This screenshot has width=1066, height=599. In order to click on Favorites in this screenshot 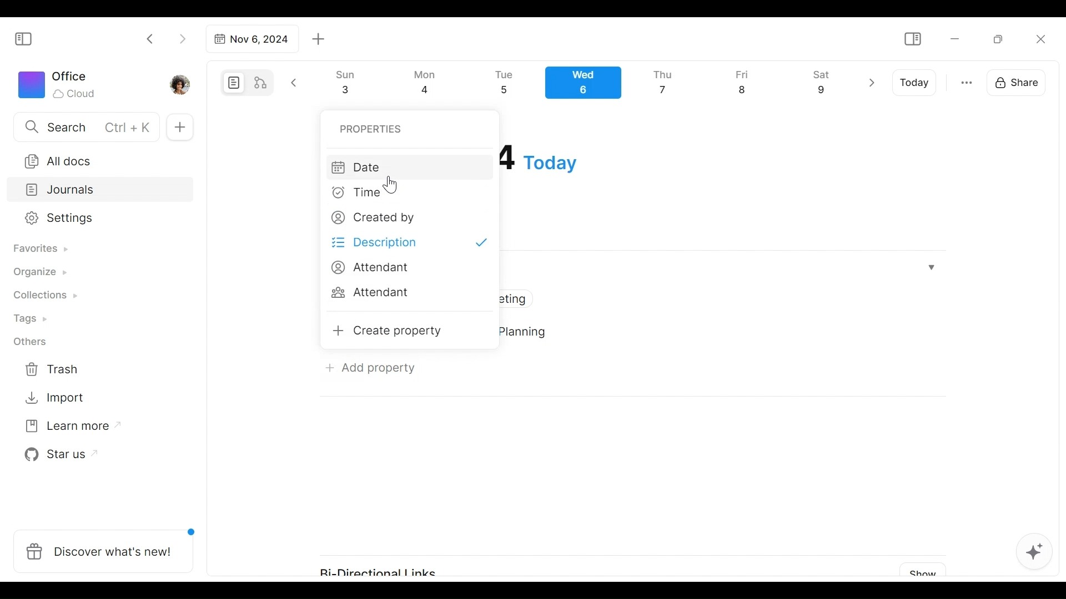, I will do `click(39, 249)`.